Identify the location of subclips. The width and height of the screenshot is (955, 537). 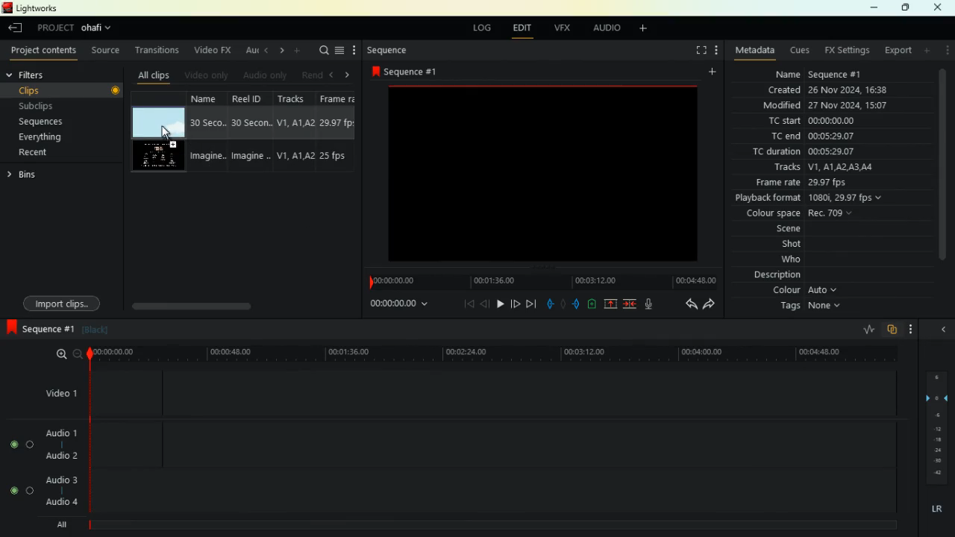
(56, 106).